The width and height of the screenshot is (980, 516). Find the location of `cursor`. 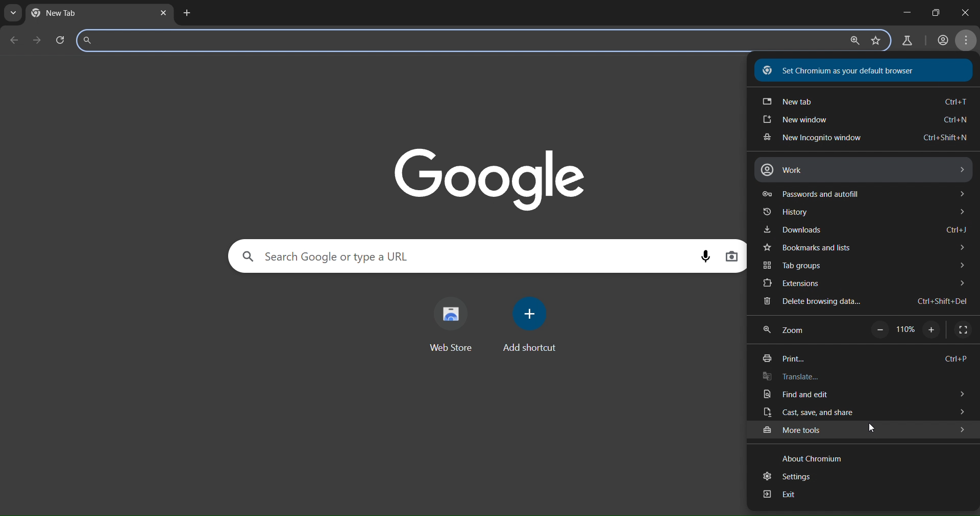

cursor is located at coordinates (873, 429).